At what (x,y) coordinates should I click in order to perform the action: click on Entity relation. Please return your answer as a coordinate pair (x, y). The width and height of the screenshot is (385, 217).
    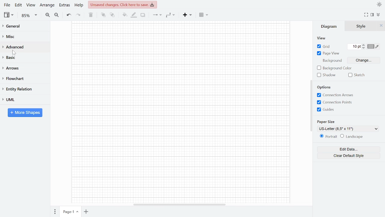
    Looking at the image, I should click on (24, 89).